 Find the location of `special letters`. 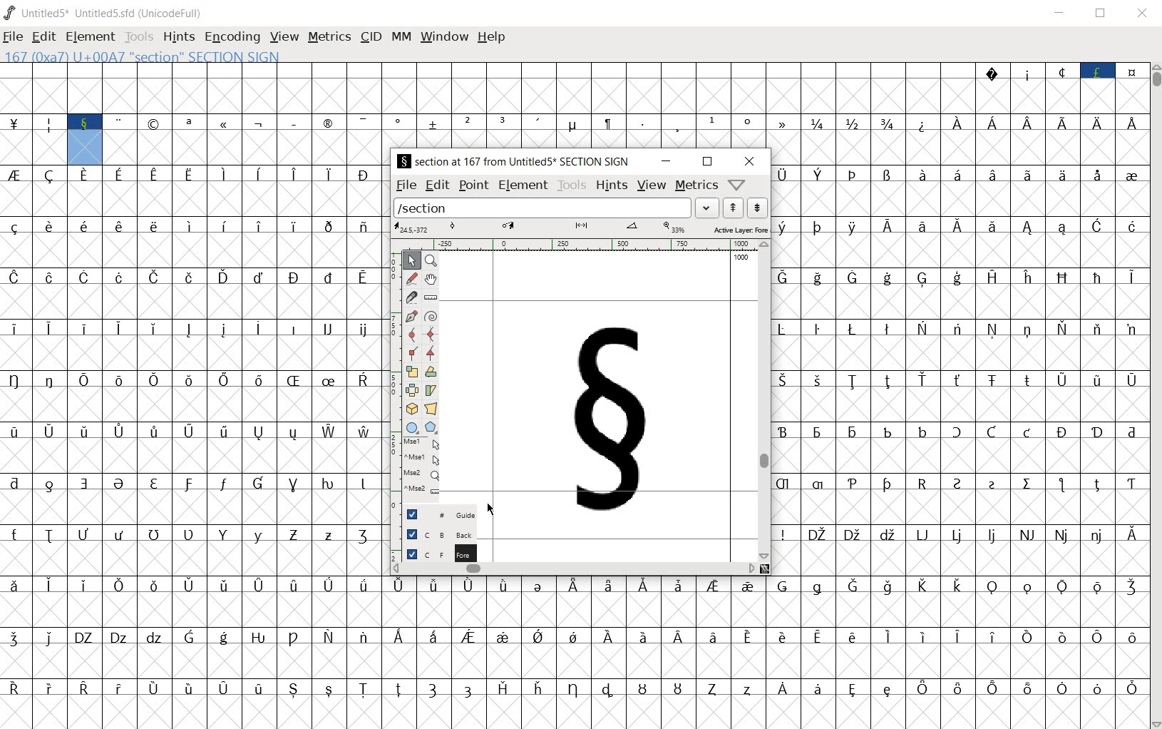

special letters is located at coordinates (1042, 123).